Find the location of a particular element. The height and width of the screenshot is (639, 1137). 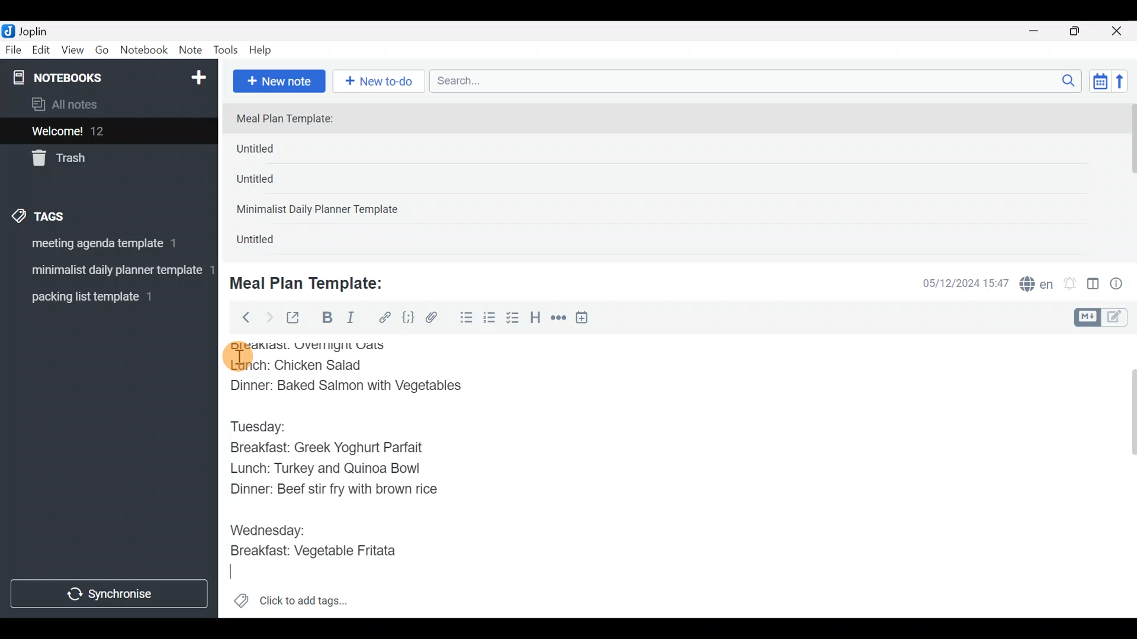

Toggle editor layout is located at coordinates (1094, 285).